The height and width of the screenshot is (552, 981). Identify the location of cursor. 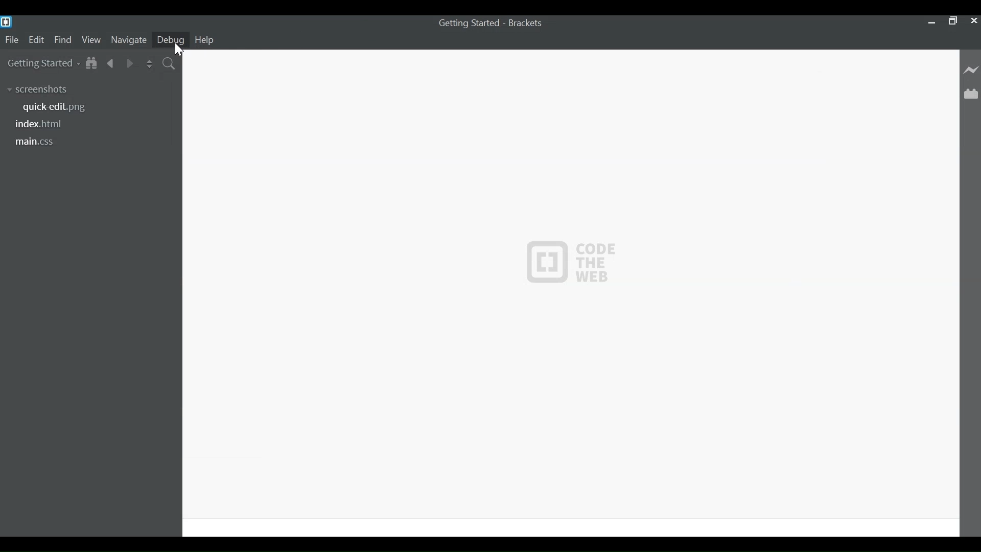
(180, 50).